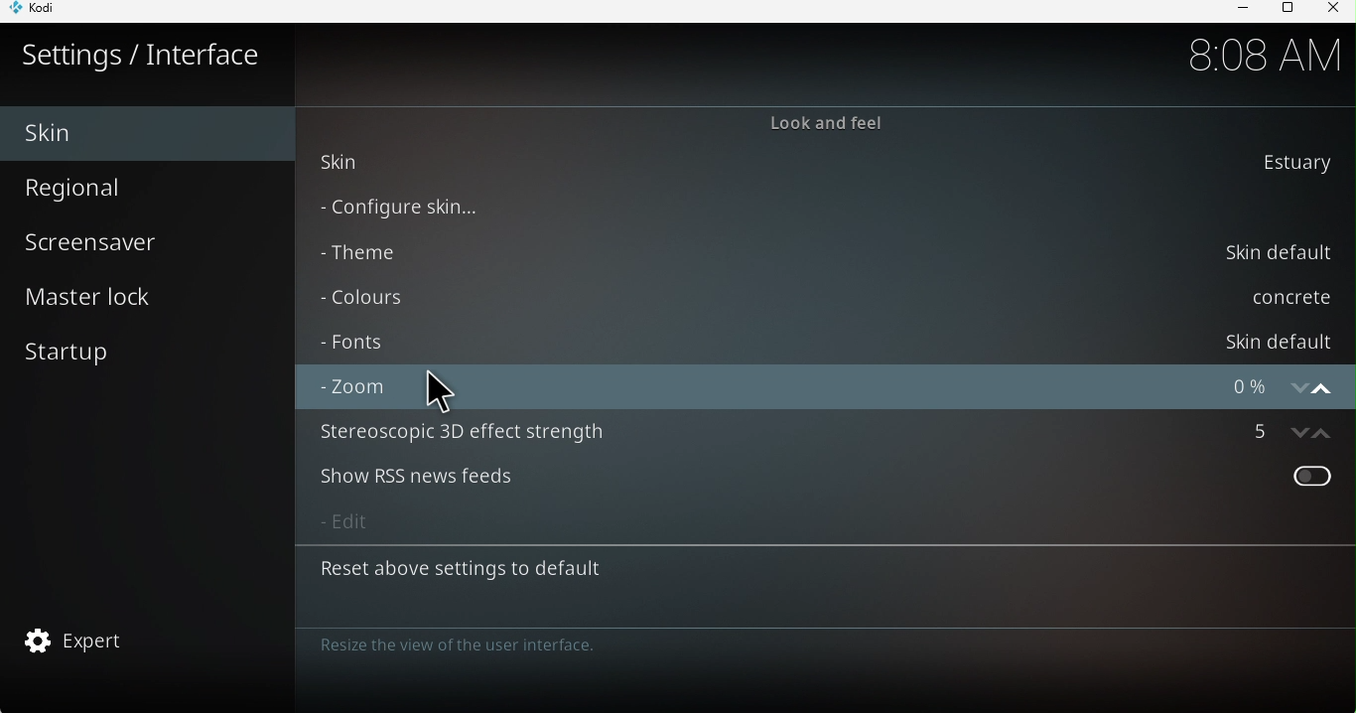 Image resolution: width=1356 pixels, height=713 pixels. I want to click on KODI icon, so click(47, 12).